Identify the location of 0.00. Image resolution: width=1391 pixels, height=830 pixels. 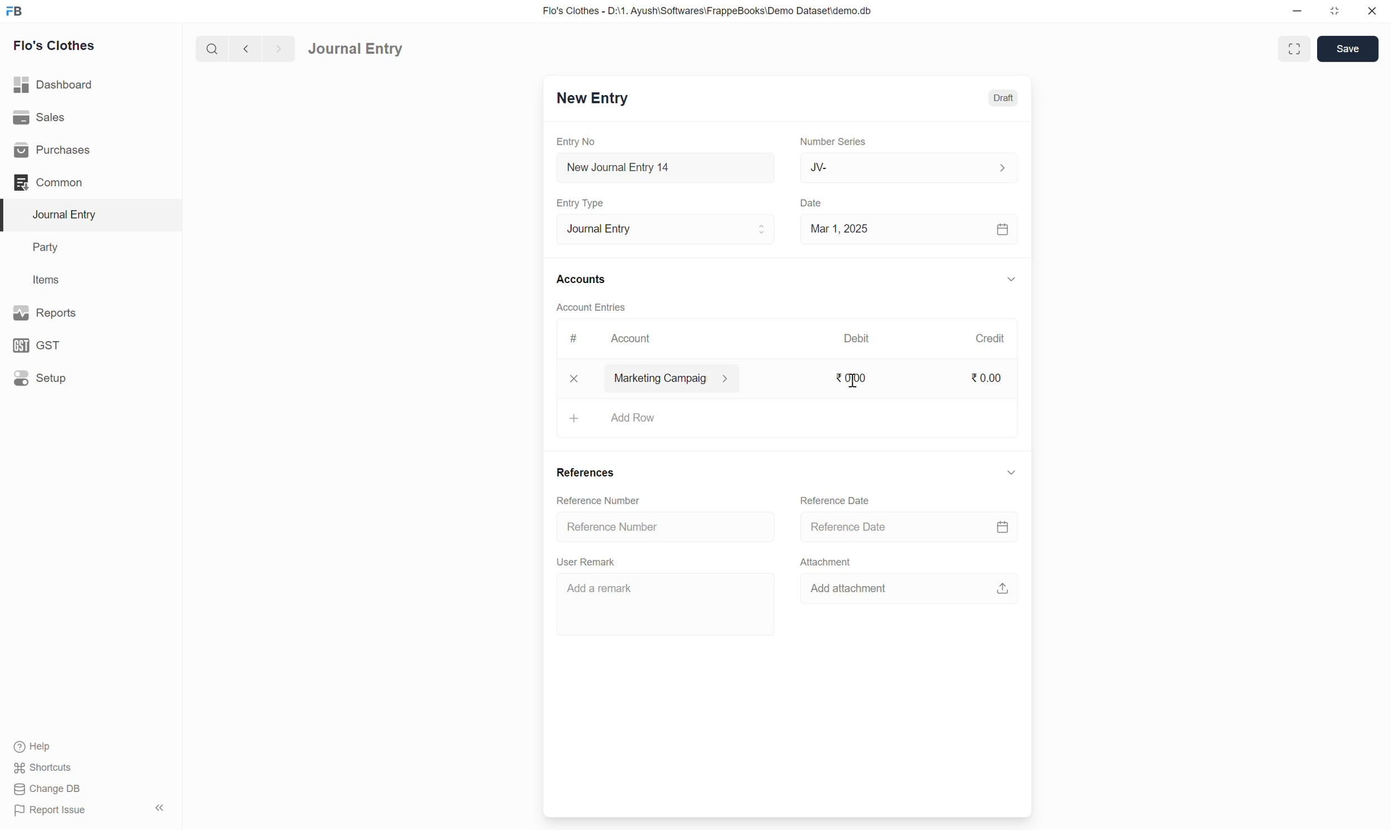
(852, 377).